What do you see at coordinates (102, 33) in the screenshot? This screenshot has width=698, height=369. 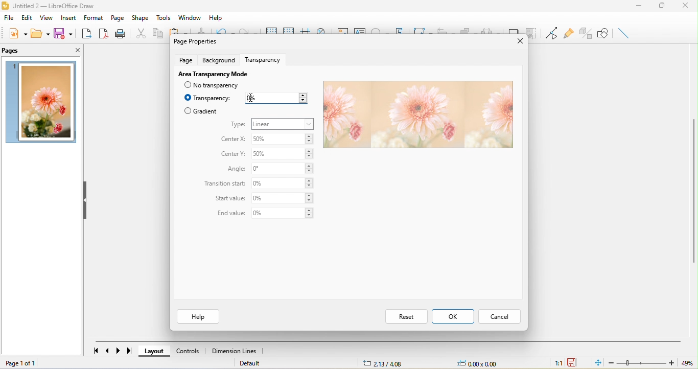 I see `export directly as pdf` at bounding box center [102, 33].